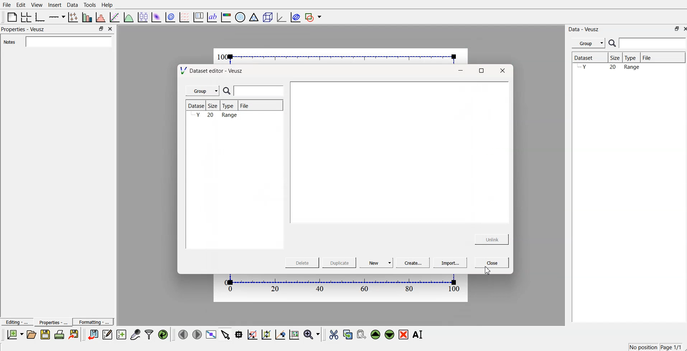 The height and width of the screenshot is (351, 687). Describe the element at coordinates (362, 333) in the screenshot. I see `paste` at that location.